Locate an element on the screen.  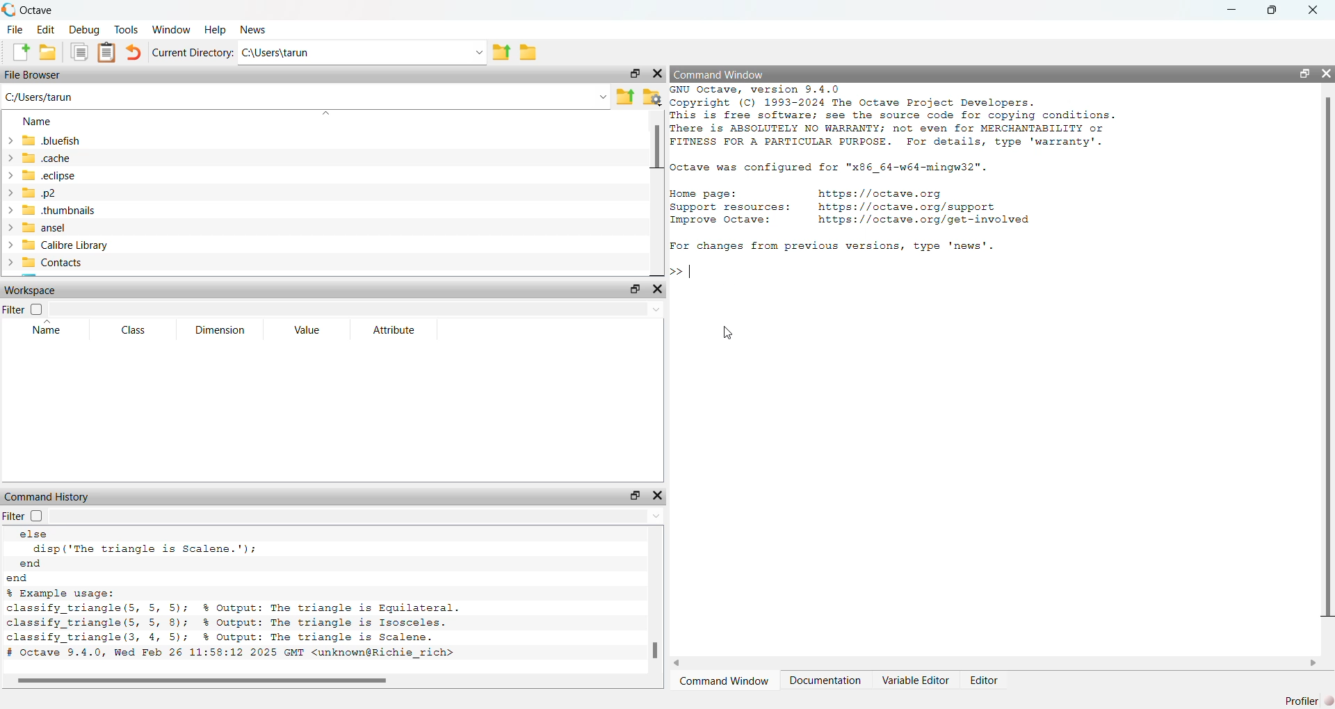
move right is located at coordinates (1313, 662).